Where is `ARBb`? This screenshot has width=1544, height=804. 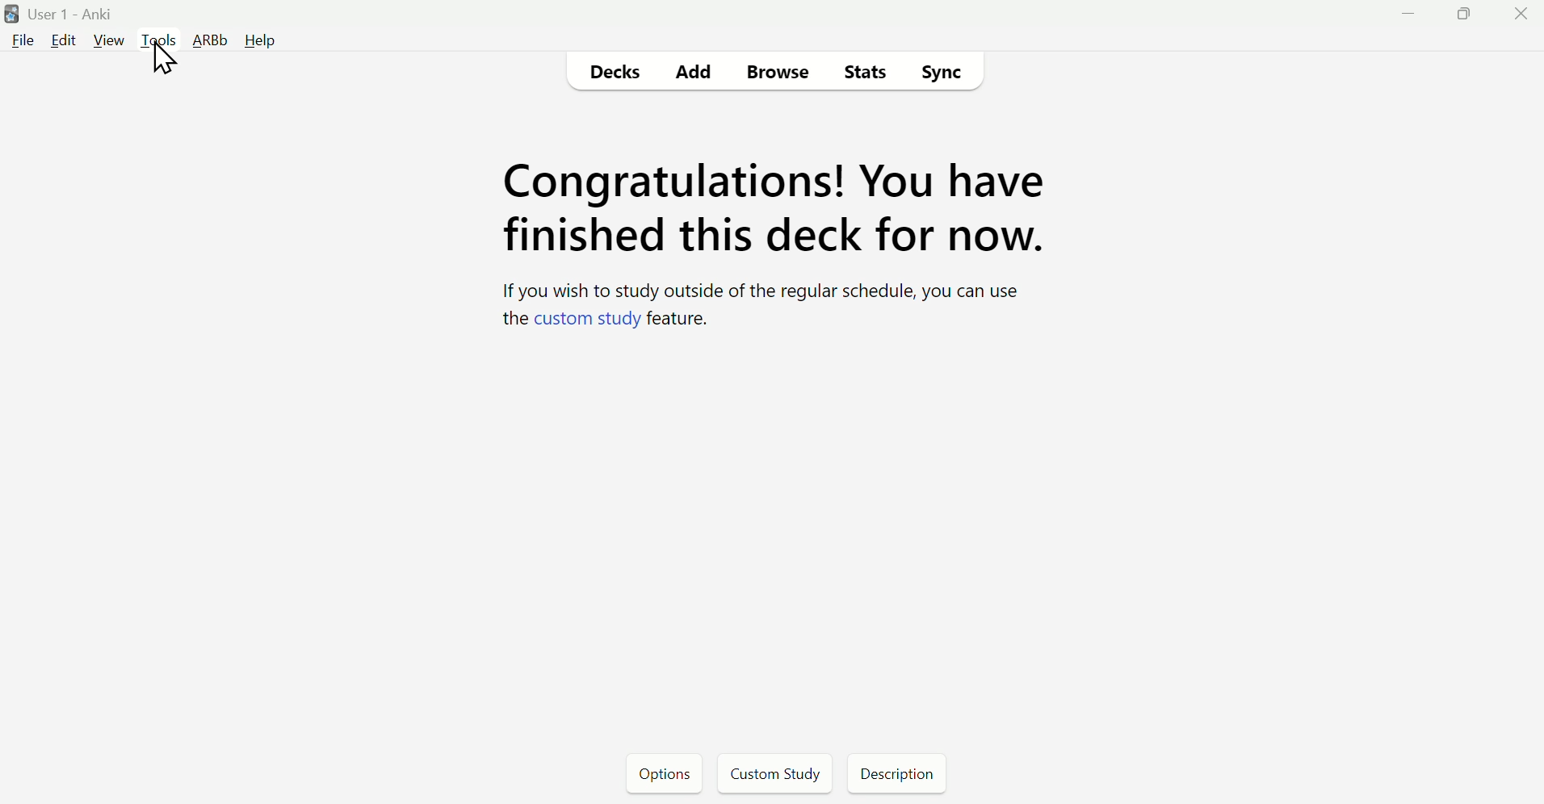
ARBb is located at coordinates (212, 40).